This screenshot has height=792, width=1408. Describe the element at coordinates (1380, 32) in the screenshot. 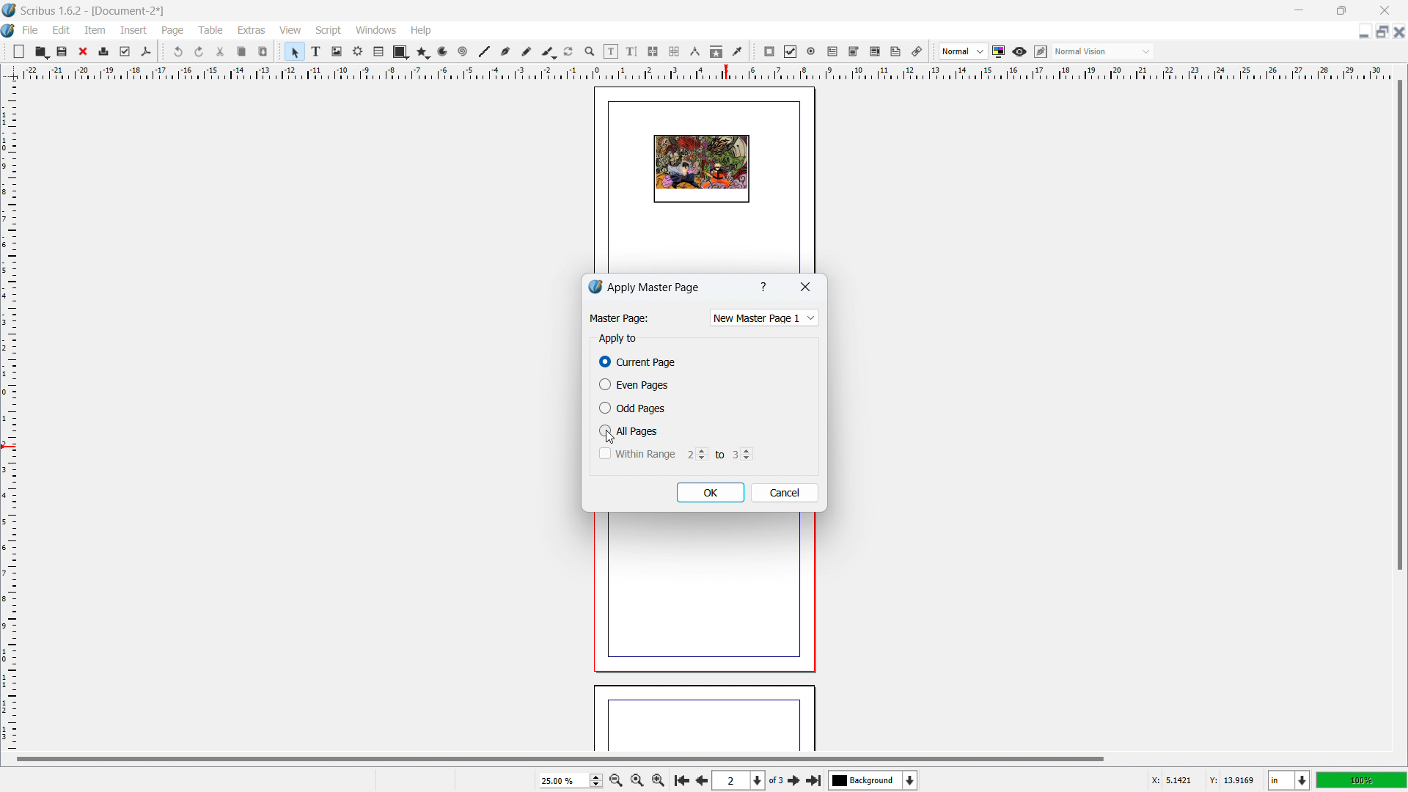

I see `maximize document` at that location.